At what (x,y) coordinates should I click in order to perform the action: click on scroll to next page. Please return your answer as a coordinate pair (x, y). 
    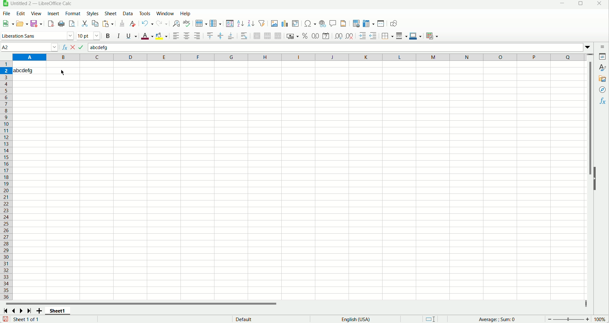
    Looking at the image, I should click on (22, 310).